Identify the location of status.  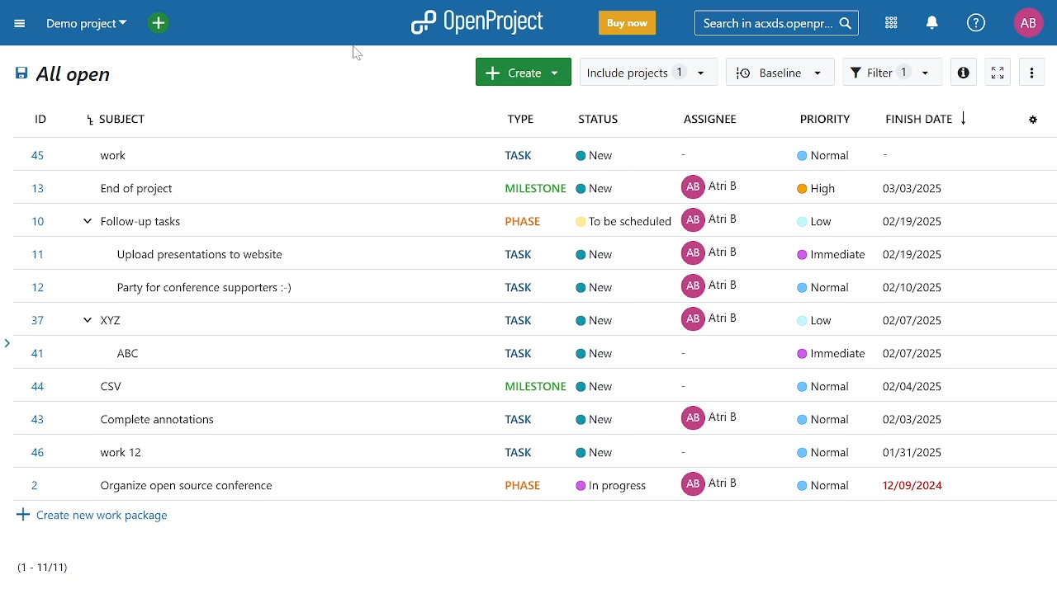
(603, 120).